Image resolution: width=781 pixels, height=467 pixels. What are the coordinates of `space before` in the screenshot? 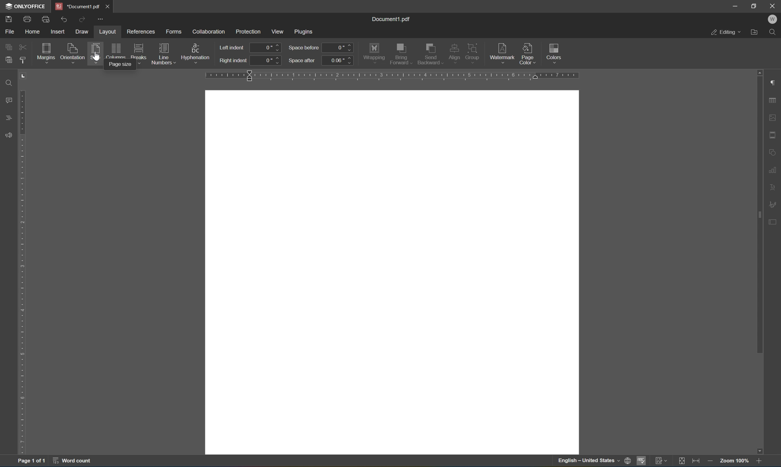 It's located at (303, 48).